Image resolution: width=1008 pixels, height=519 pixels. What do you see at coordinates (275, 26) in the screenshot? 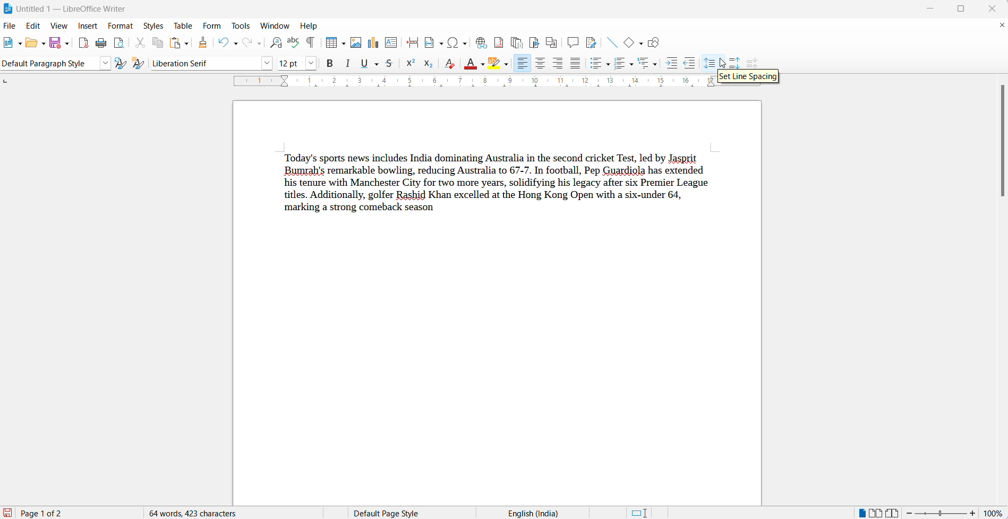
I see `window` at bounding box center [275, 26].